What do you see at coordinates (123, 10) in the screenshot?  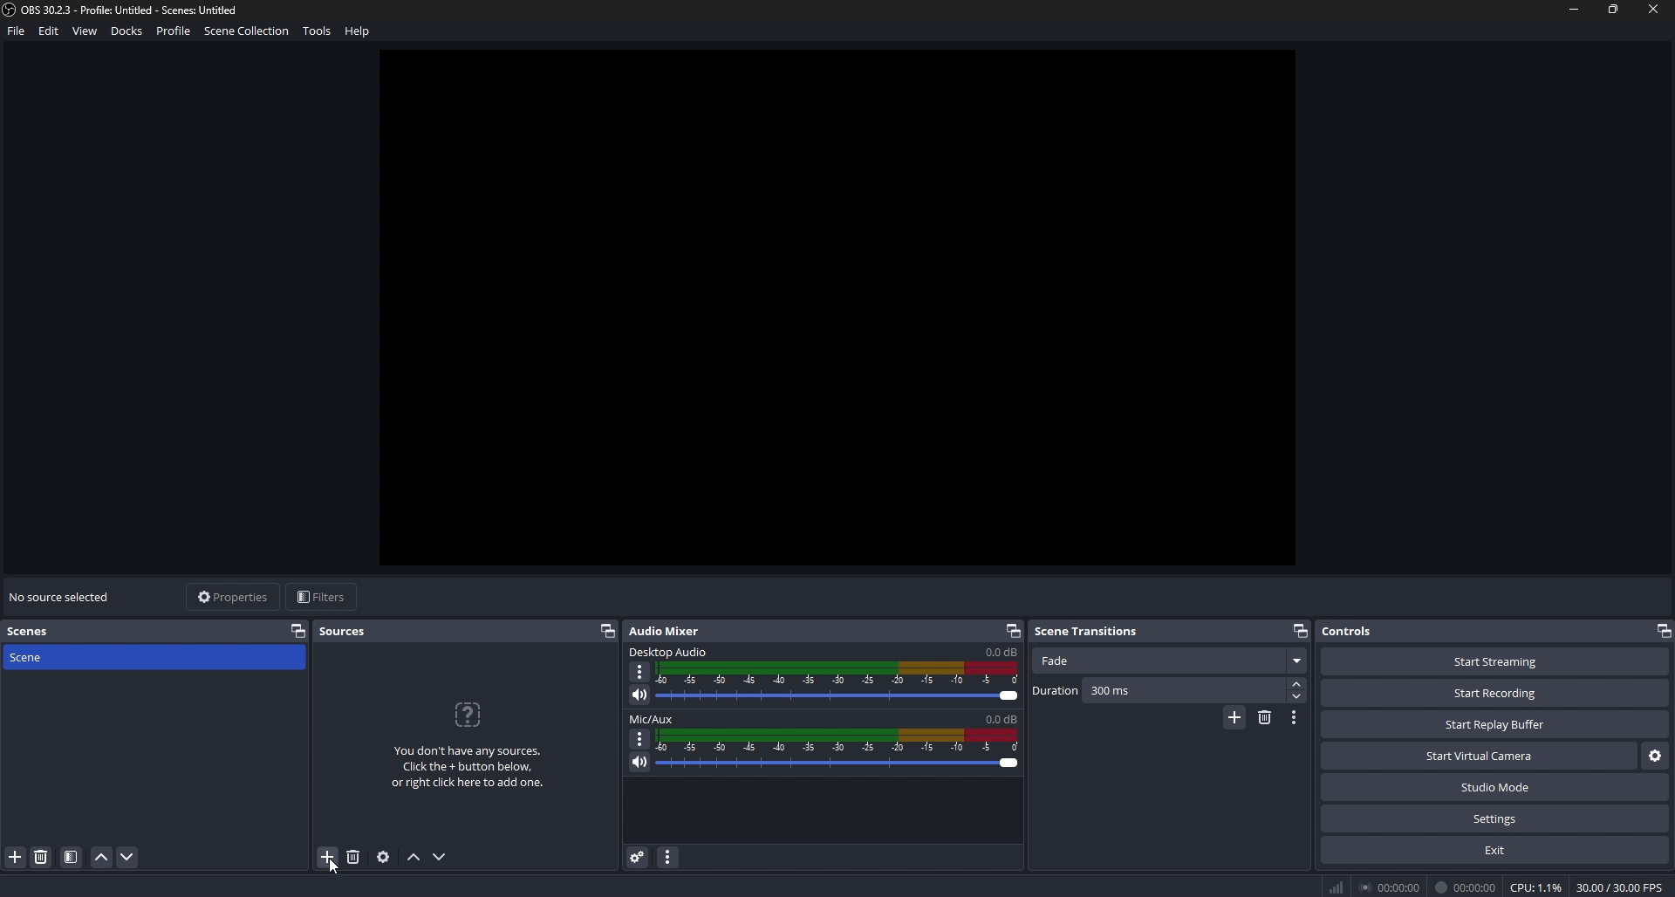 I see `file name` at bounding box center [123, 10].